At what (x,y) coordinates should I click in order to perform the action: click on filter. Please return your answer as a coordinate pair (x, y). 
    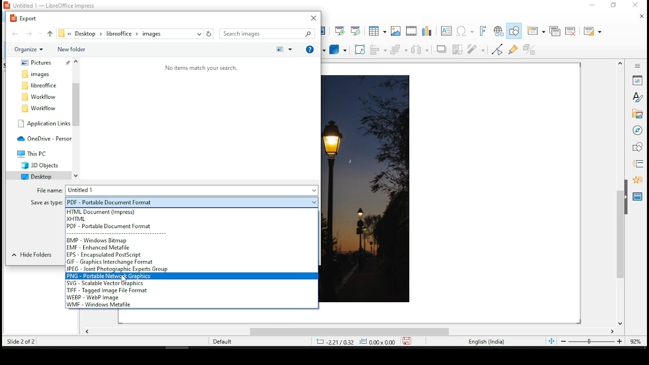
    Looking at the image, I should click on (475, 50).